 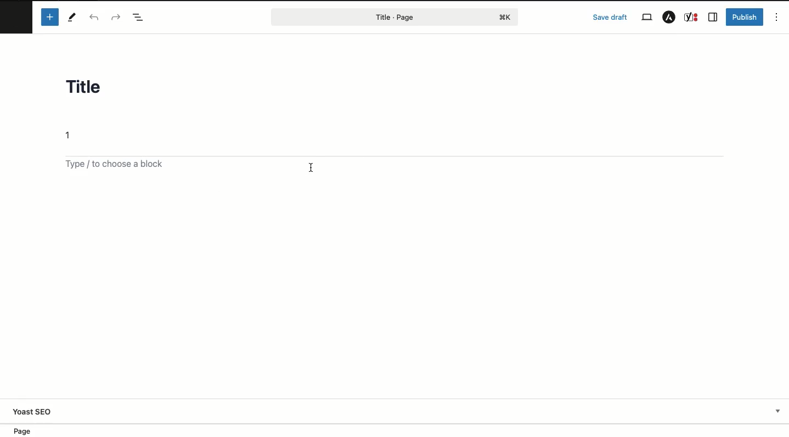 I want to click on Save draft, so click(x=610, y=17).